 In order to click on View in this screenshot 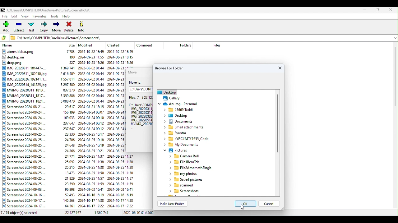, I will do `click(26, 17)`.